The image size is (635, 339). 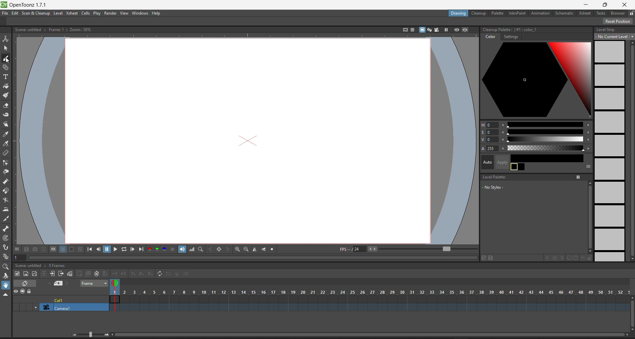 What do you see at coordinates (6, 247) in the screenshot?
I see `hook tool` at bounding box center [6, 247].